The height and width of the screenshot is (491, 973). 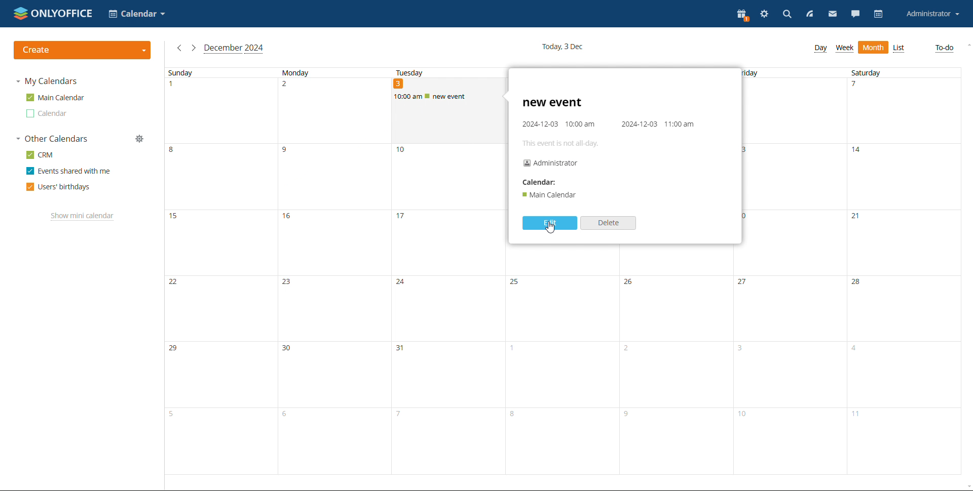 What do you see at coordinates (793, 110) in the screenshot?
I see `6` at bounding box center [793, 110].